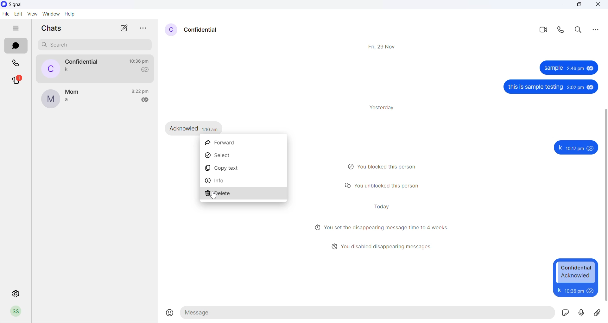 The height and width of the screenshot is (323, 608). I want to click on hide tabs, so click(18, 28).